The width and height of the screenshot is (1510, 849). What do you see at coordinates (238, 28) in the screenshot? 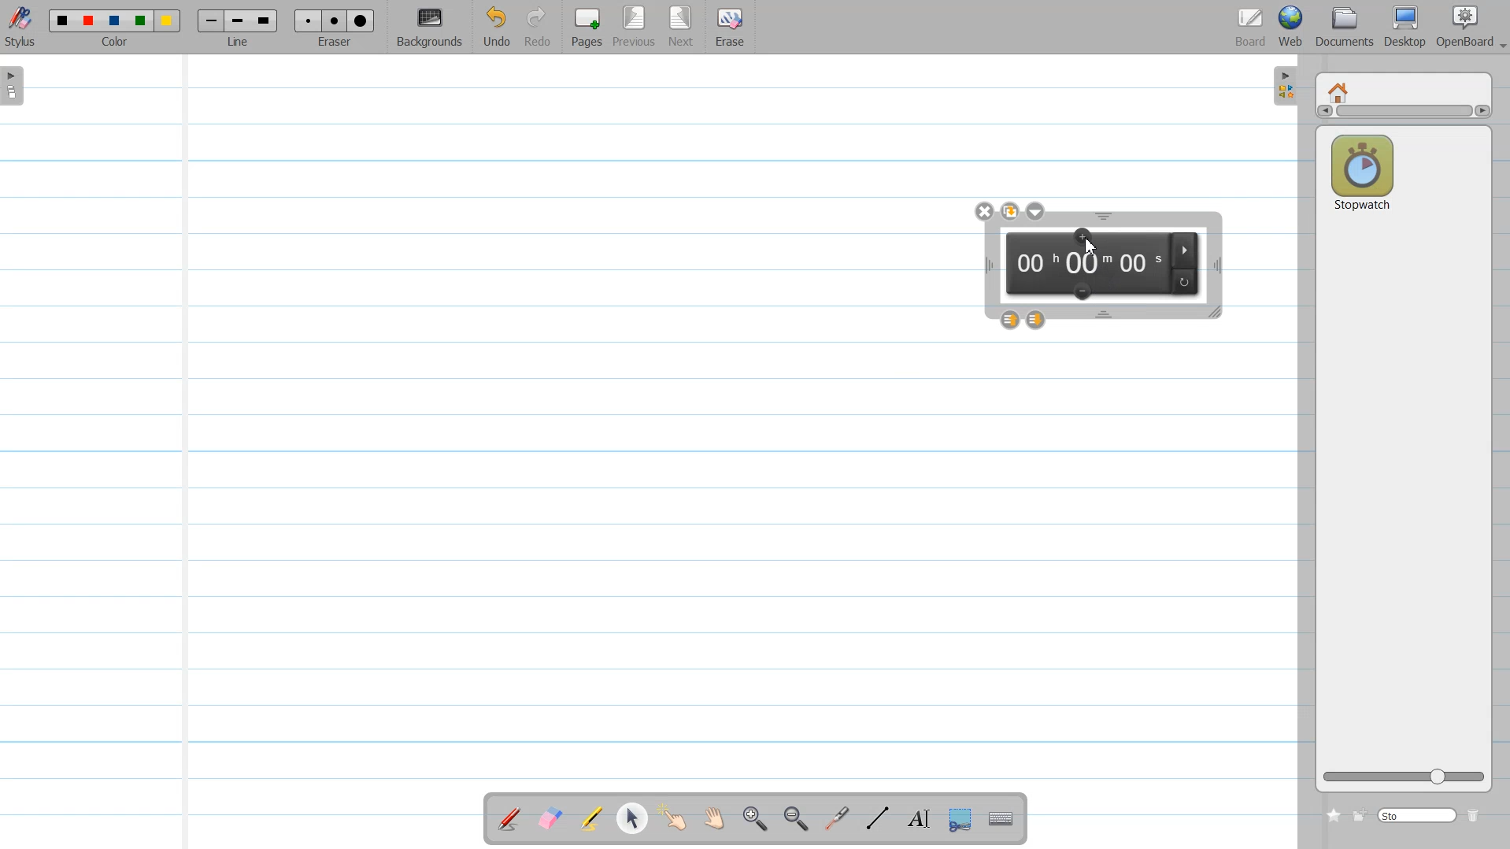
I see `Line` at bounding box center [238, 28].